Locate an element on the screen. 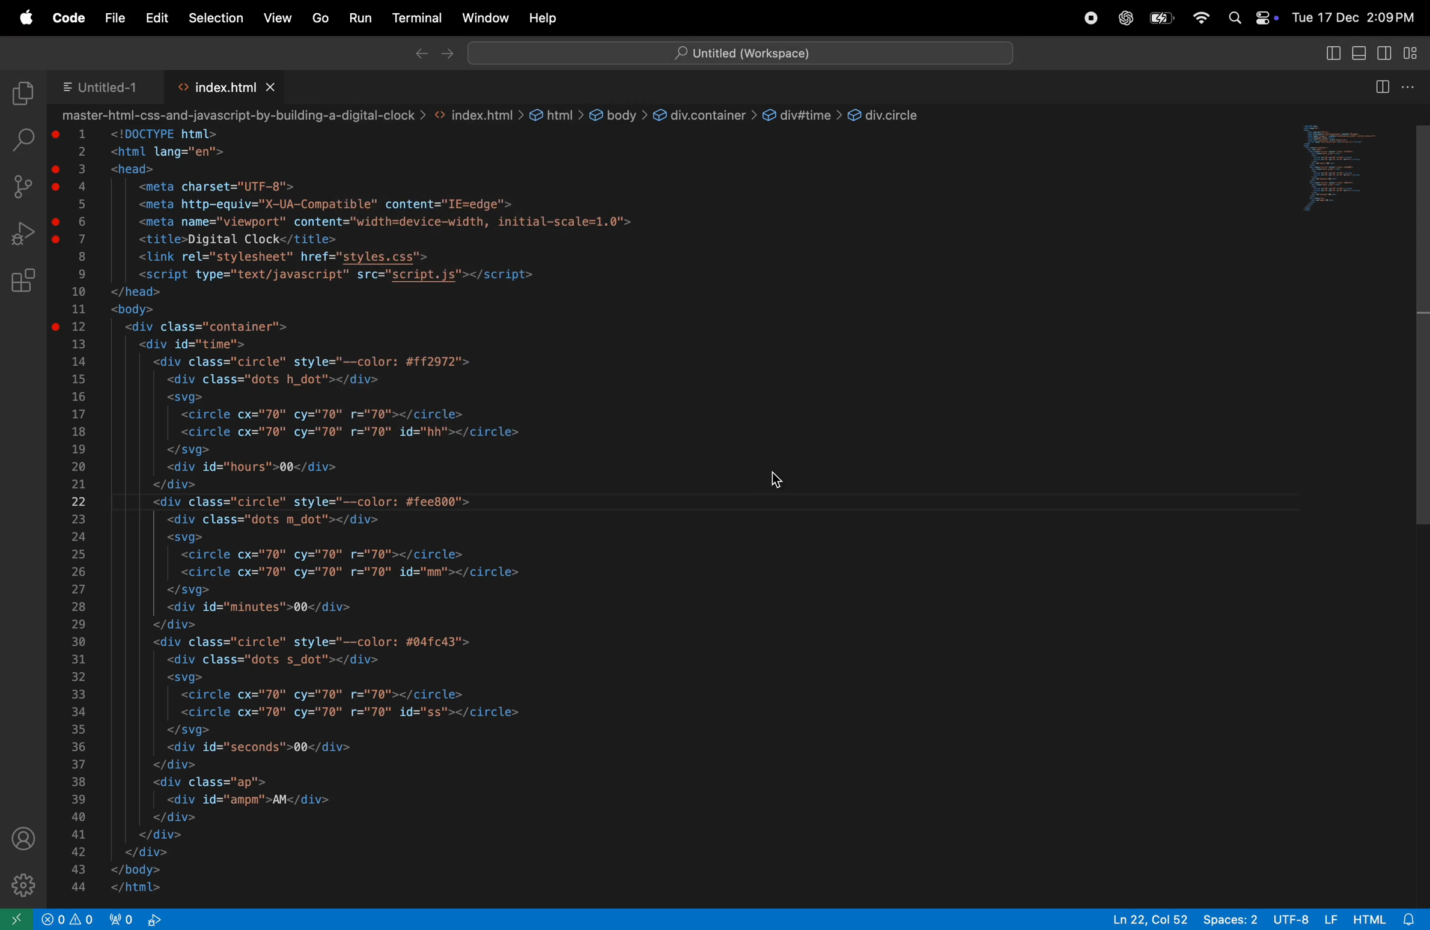   toggle Sidebar is located at coordinates (1333, 55).